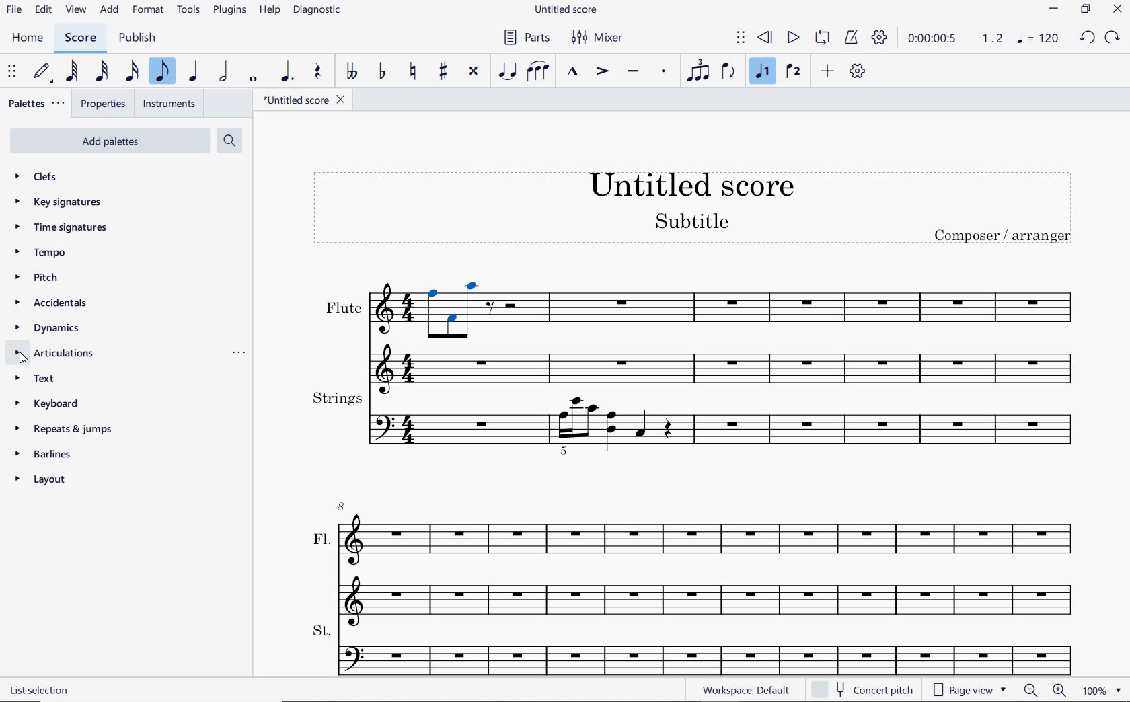 Image resolution: width=1130 pixels, height=702 pixels. Describe the element at coordinates (709, 559) in the screenshot. I see `fl.` at that location.